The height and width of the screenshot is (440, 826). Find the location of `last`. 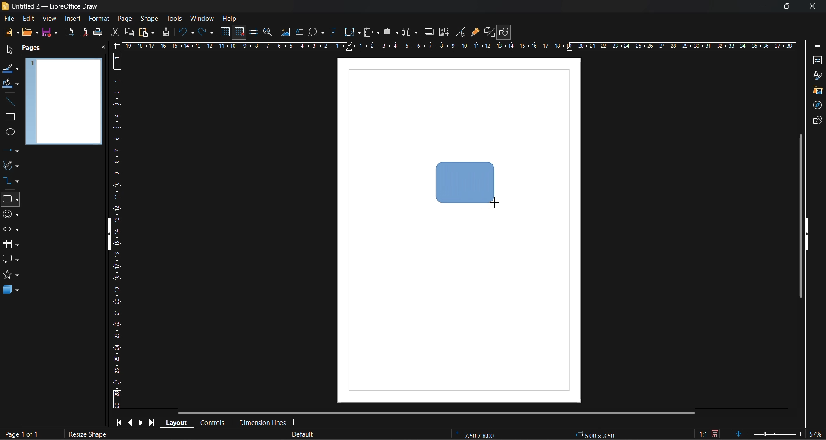

last is located at coordinates (152, 421).